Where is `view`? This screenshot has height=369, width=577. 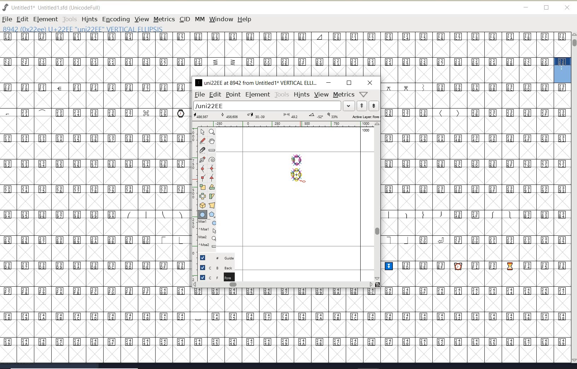
view is located at coordinates (321, 94).